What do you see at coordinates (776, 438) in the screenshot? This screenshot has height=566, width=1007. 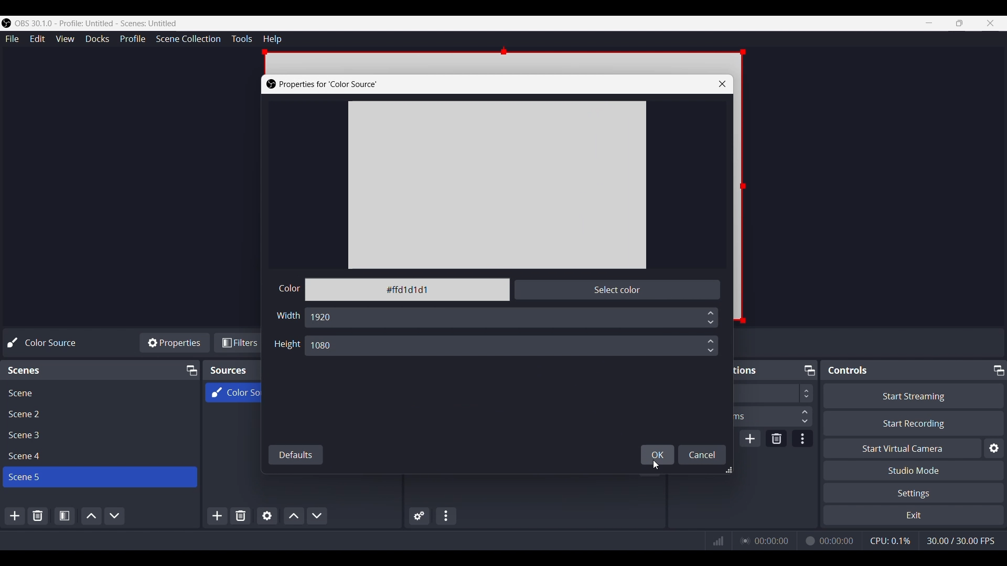 I see `Remove Configurable transition` at bounding box center [776, 438].